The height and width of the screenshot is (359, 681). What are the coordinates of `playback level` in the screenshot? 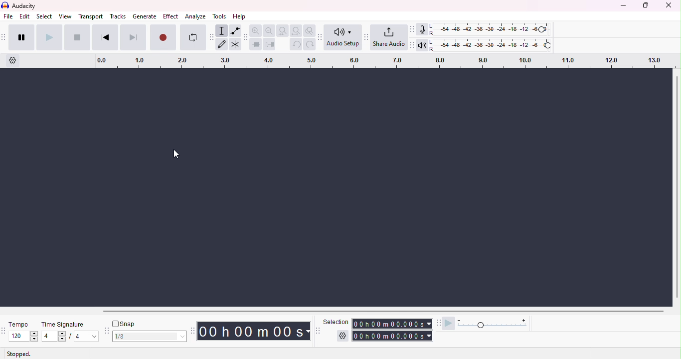 It's located at (491, 44).